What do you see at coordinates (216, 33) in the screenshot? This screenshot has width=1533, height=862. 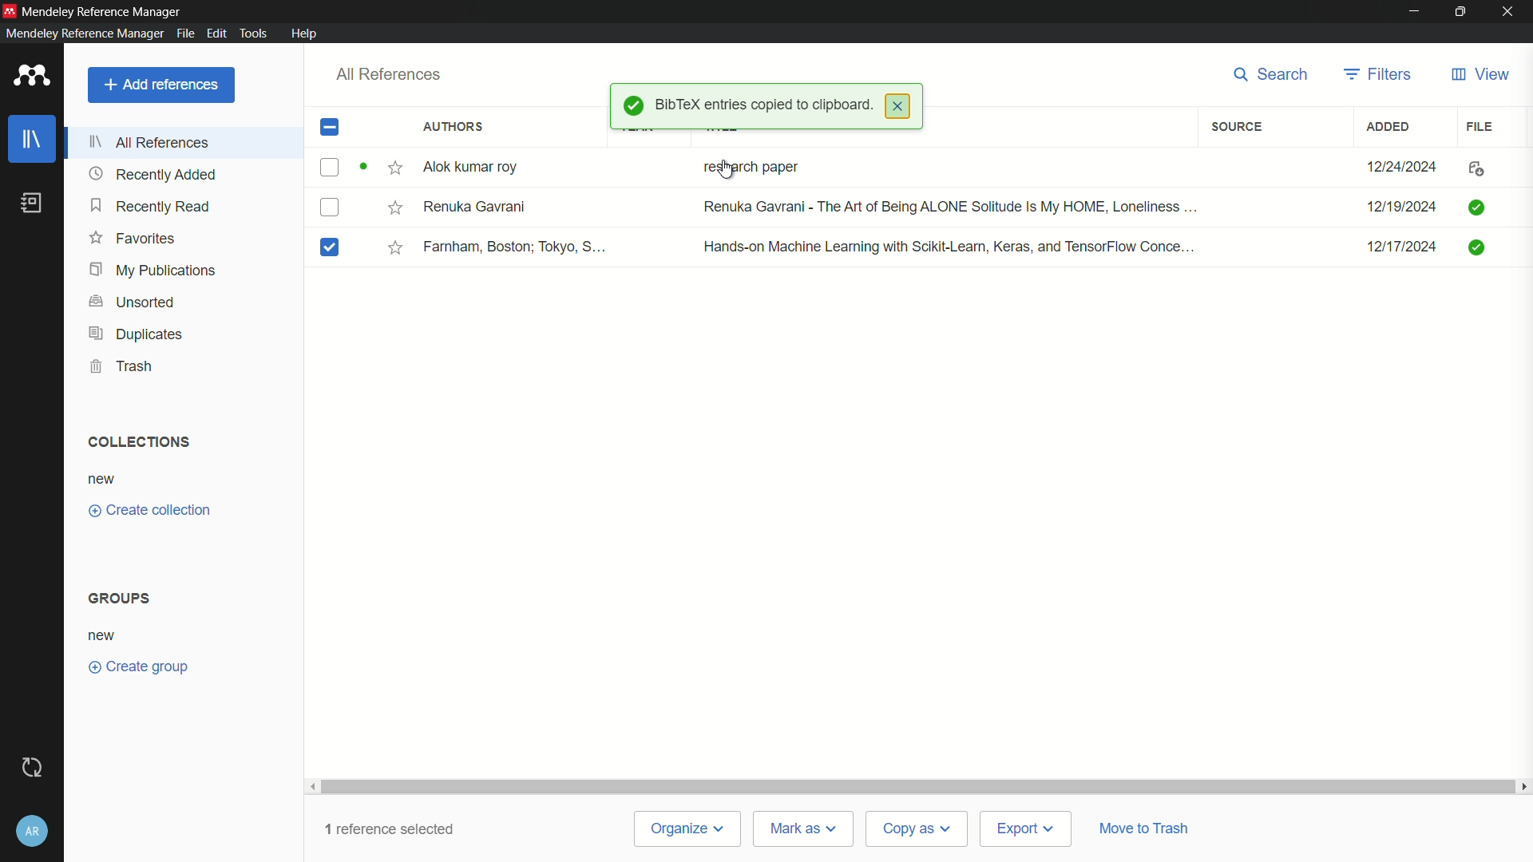 I see `edit menu` at bounding box center [216, 33].